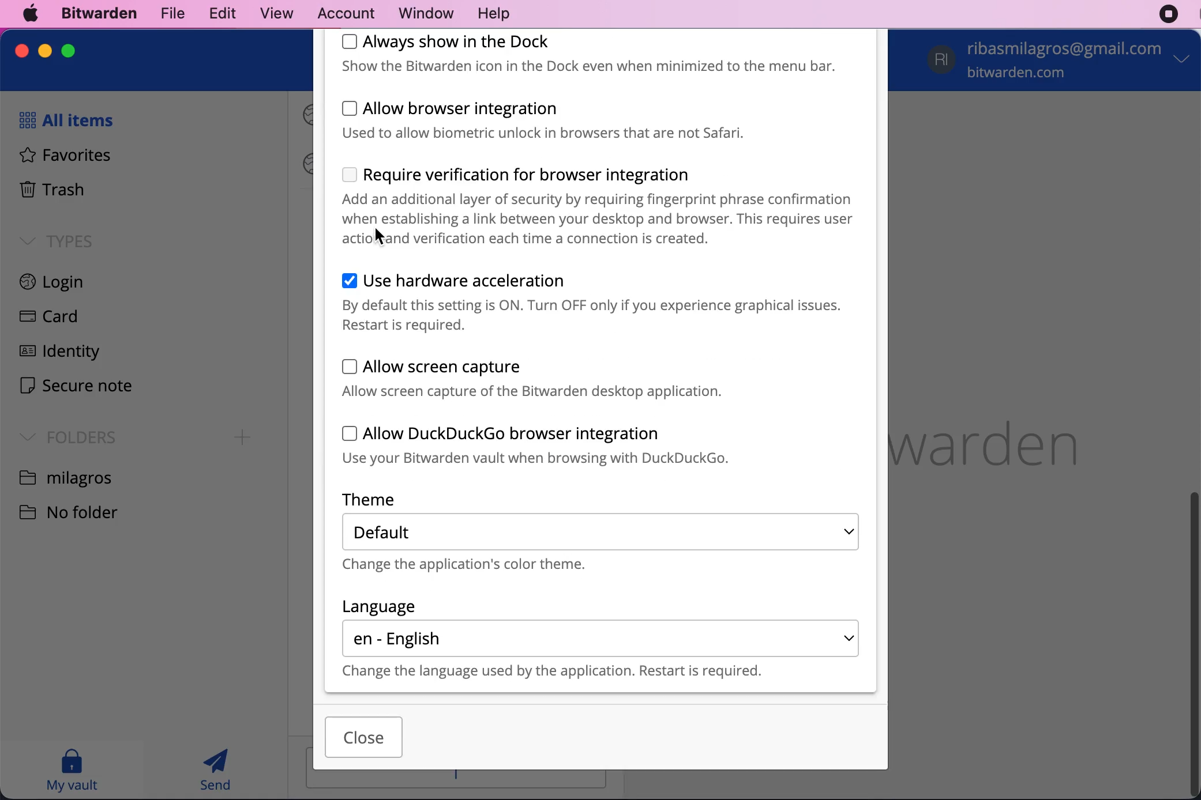 Image resolution: width=1201 pixels, height=800 pixels. What do you see at coordinates (72, 769) in the screenshot?
I see `my vault` at bounding box center [72, 769].